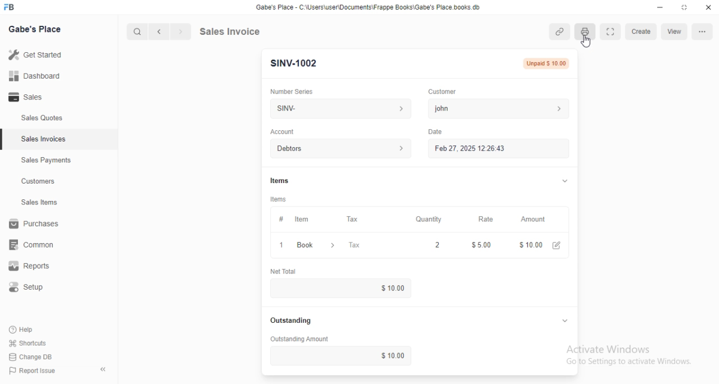 This screenshot has height=384, width=719. Describe the element at coordinates (533, 220) in the screenshot. I see `amount` at that location.